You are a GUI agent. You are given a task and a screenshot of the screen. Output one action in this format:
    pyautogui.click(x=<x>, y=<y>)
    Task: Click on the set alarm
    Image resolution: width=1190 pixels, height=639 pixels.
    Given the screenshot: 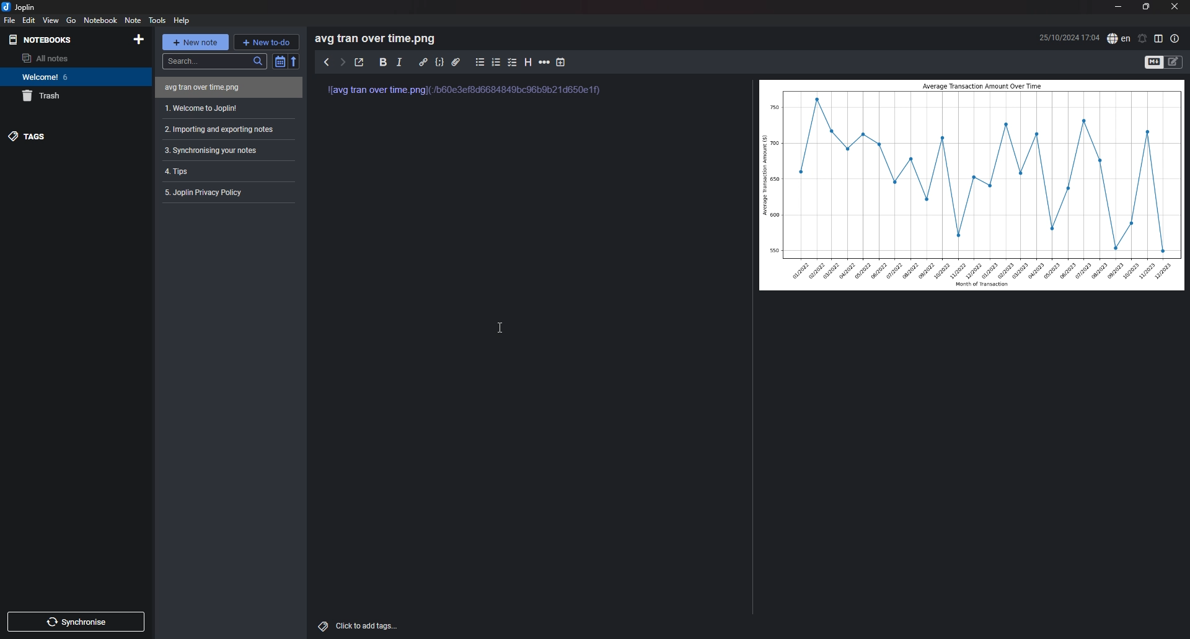 What is the action you would take?
    pyautogui.click(x=1143, y=38)
    